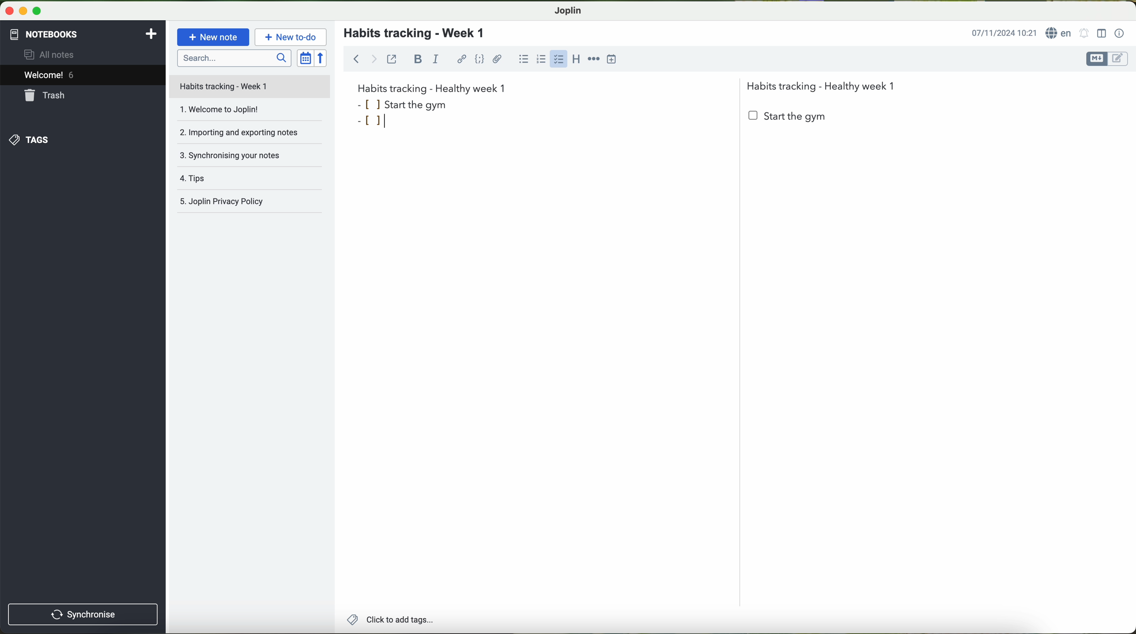  What do you see at coordinates (37, 11) in the screenshot?
I see `maximize` at bounding box center [37, 11].